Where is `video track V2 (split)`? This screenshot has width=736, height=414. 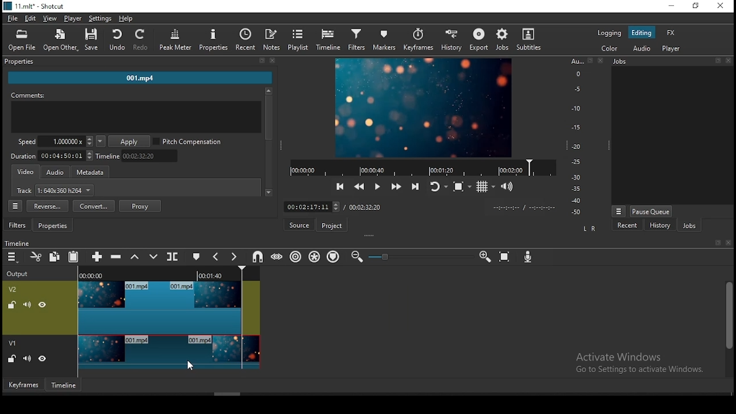 video track V2 (split) is located at coordinates (158, 307).